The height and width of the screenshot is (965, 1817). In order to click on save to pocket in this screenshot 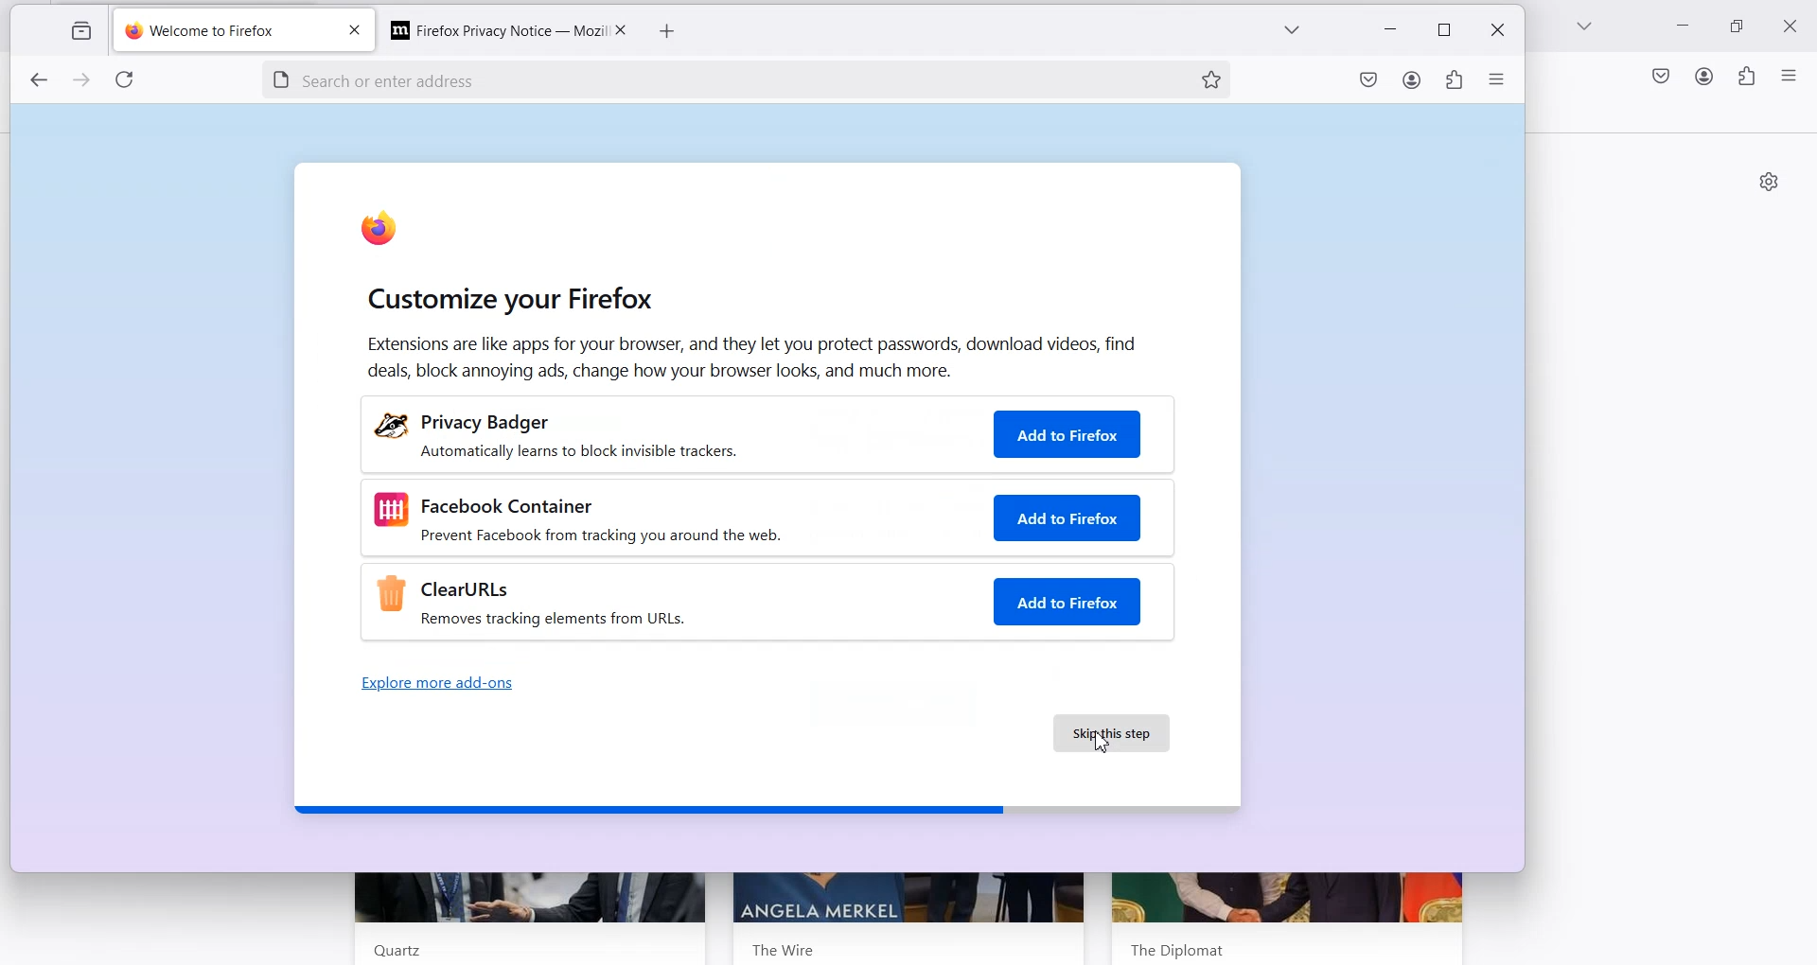, I will do `click(1368, 83)`.